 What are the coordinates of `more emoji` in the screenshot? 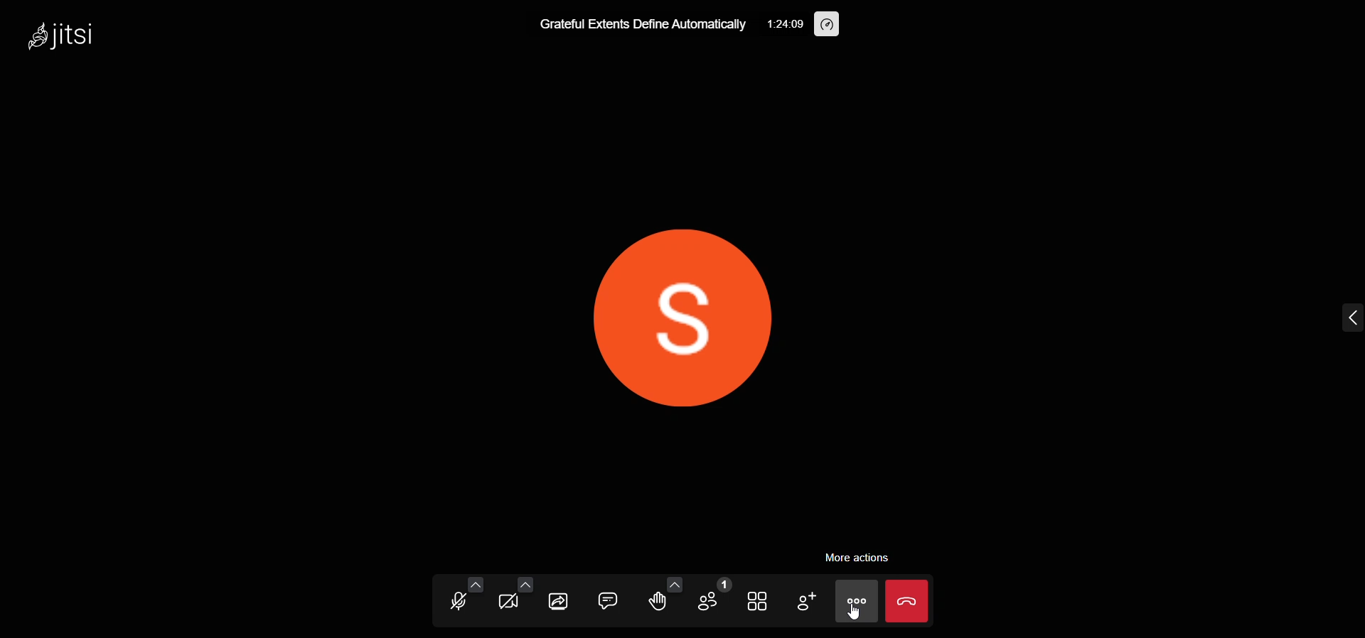 It's located at (675, 581).